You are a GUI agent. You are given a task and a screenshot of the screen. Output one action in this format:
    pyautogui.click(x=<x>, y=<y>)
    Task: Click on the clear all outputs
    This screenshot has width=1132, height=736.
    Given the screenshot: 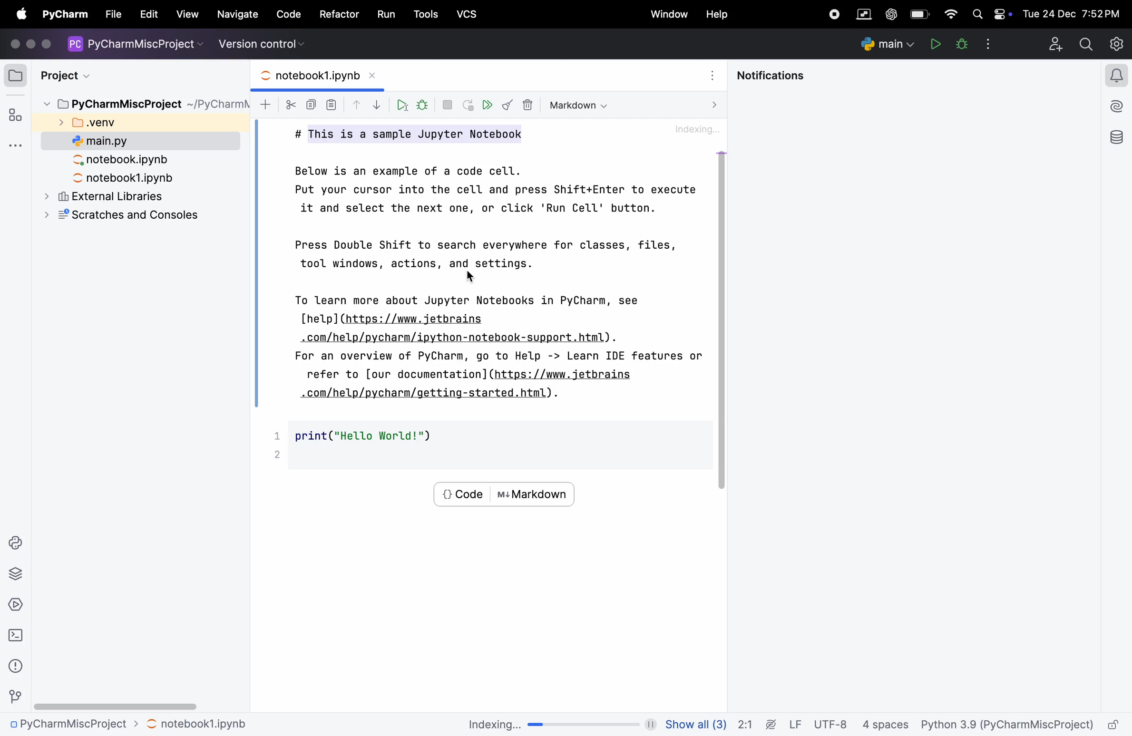 What is the action you would take?
    pyautogui.click(x=507, y=103)
    